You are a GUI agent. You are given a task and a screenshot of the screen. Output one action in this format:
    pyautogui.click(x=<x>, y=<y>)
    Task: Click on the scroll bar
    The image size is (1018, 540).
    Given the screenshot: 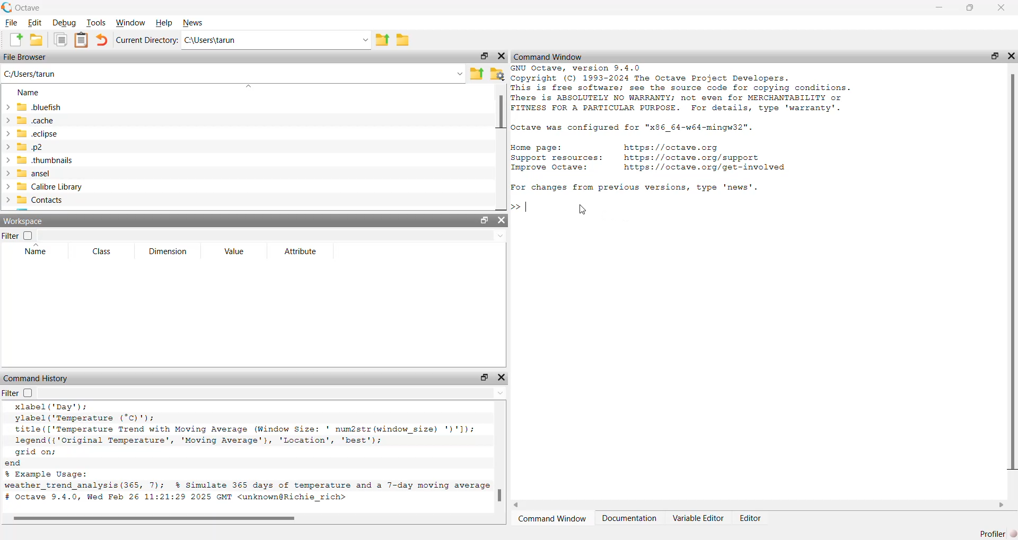 What is the action you would take?
    pyautogui.click(x=249, y=517)
    